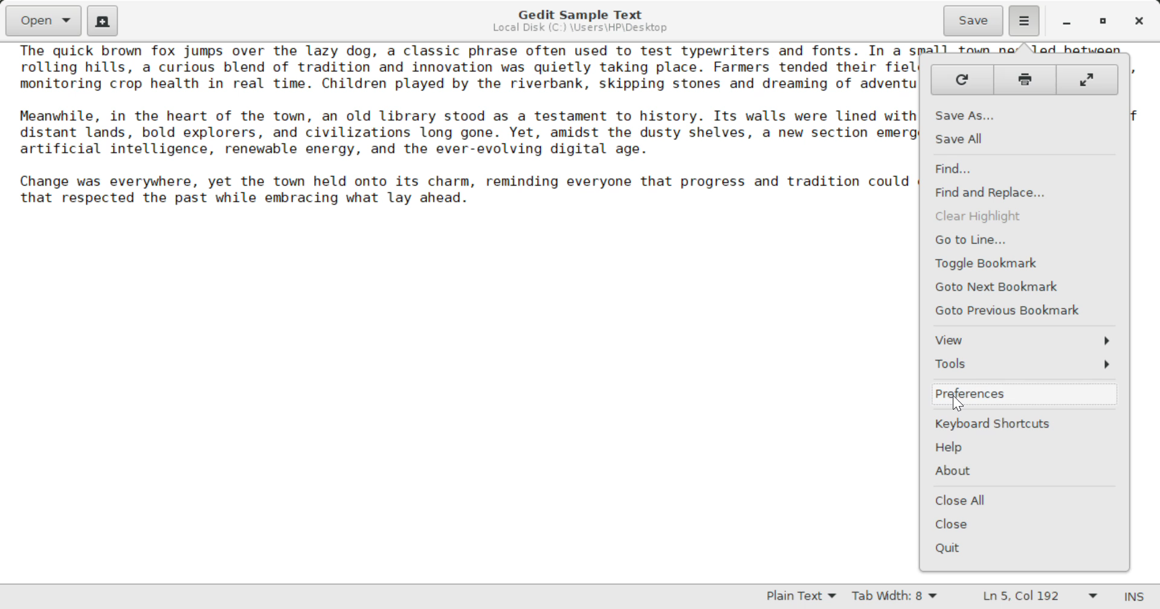 The image size is (1160, 609). Describe the element at coordinates (892, 598) in the screenshot. I see `Tab Width 8` at that location.